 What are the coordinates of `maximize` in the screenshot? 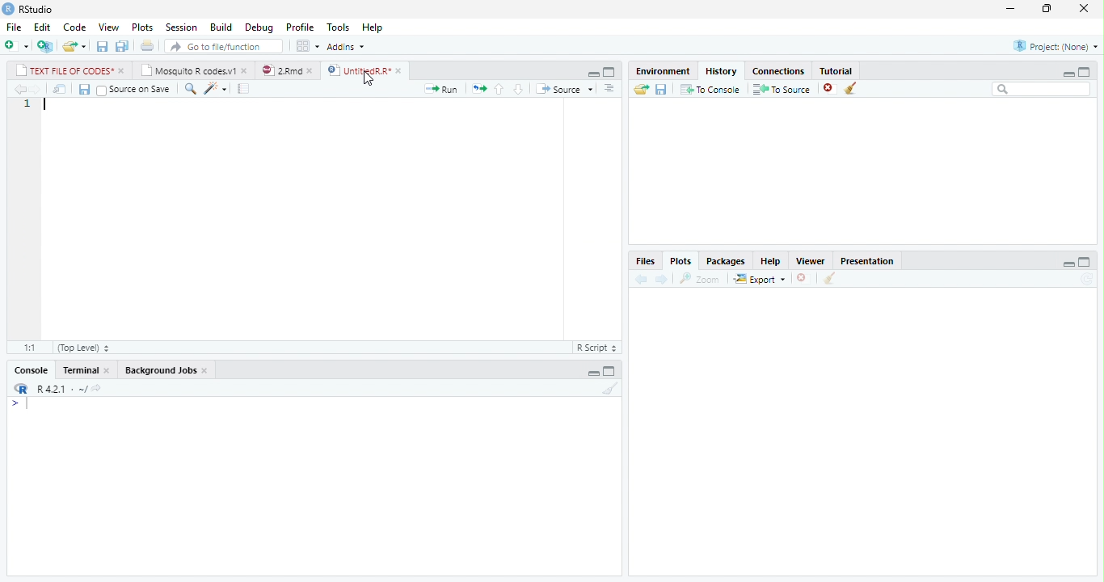 It's located at (609, 371).